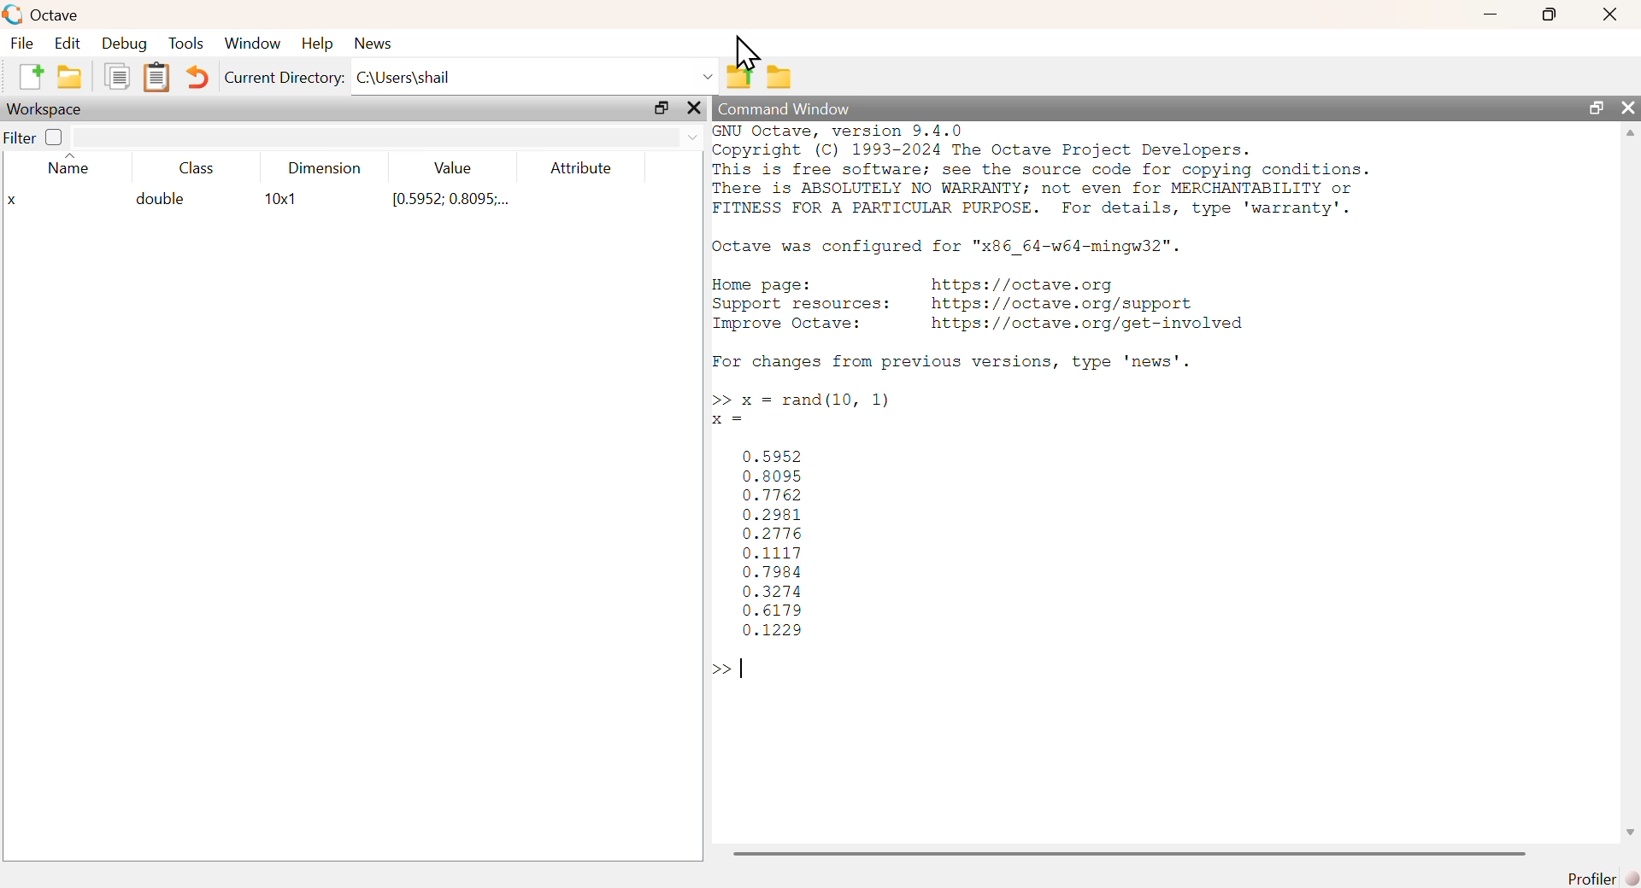 The width and height of the screenshot is (1641, 888). Describe the element at coordinates (662, 106) in the screenshot. I see `maximize` at that location.